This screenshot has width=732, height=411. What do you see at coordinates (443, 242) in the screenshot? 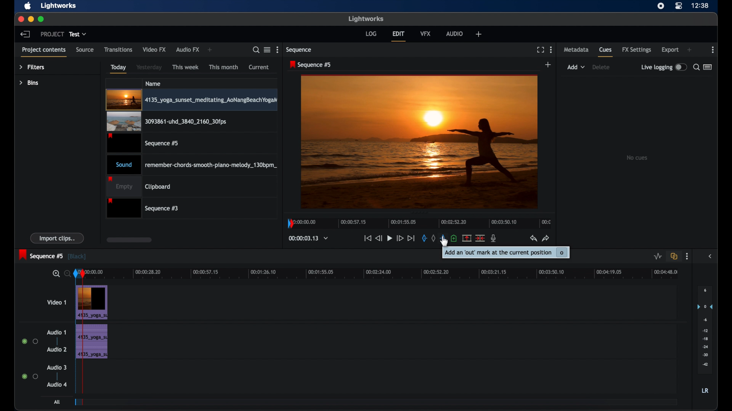
I see `cursor` at bounding box center [443, 242].